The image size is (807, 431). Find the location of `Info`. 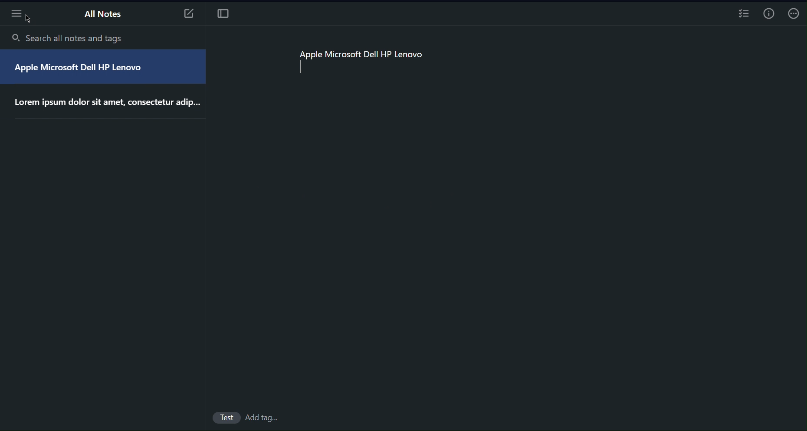

Info is located at coordinates (768, 13).